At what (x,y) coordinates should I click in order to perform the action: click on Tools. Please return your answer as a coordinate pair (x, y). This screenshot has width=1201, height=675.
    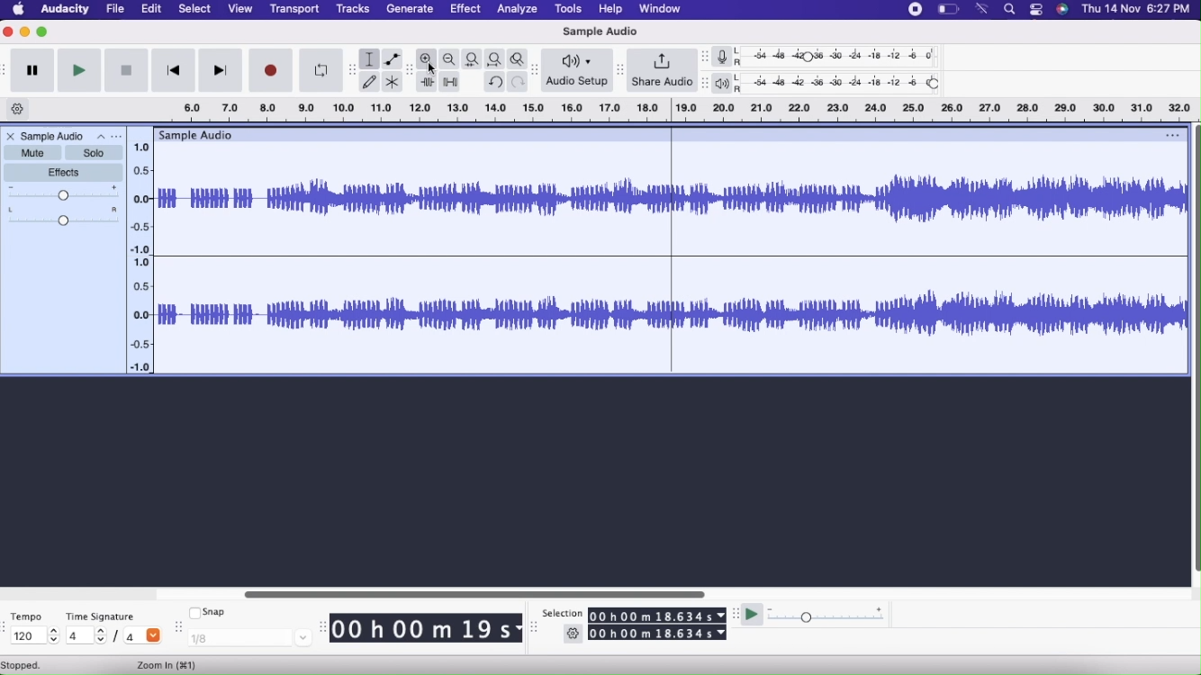
    Looking at the image, I should click on (568, 10).